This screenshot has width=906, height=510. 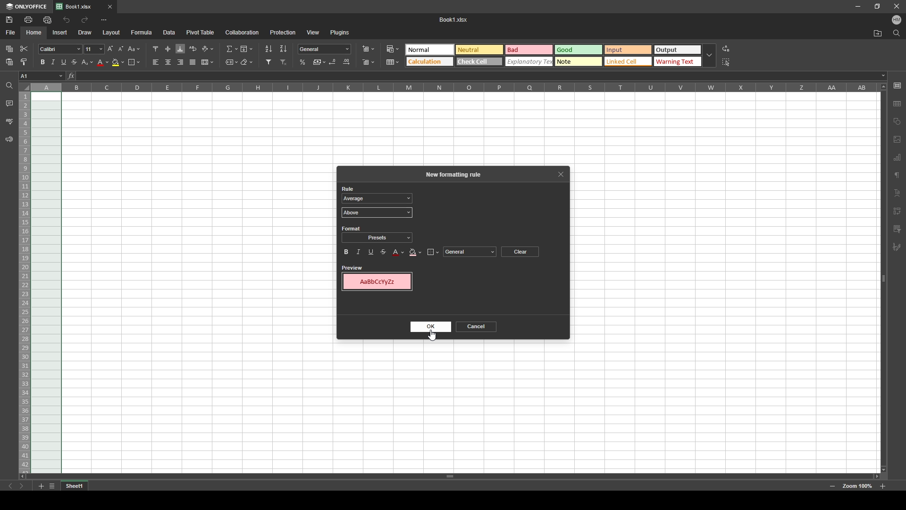 I want to click on wrap text, so click(x=193, y=48).